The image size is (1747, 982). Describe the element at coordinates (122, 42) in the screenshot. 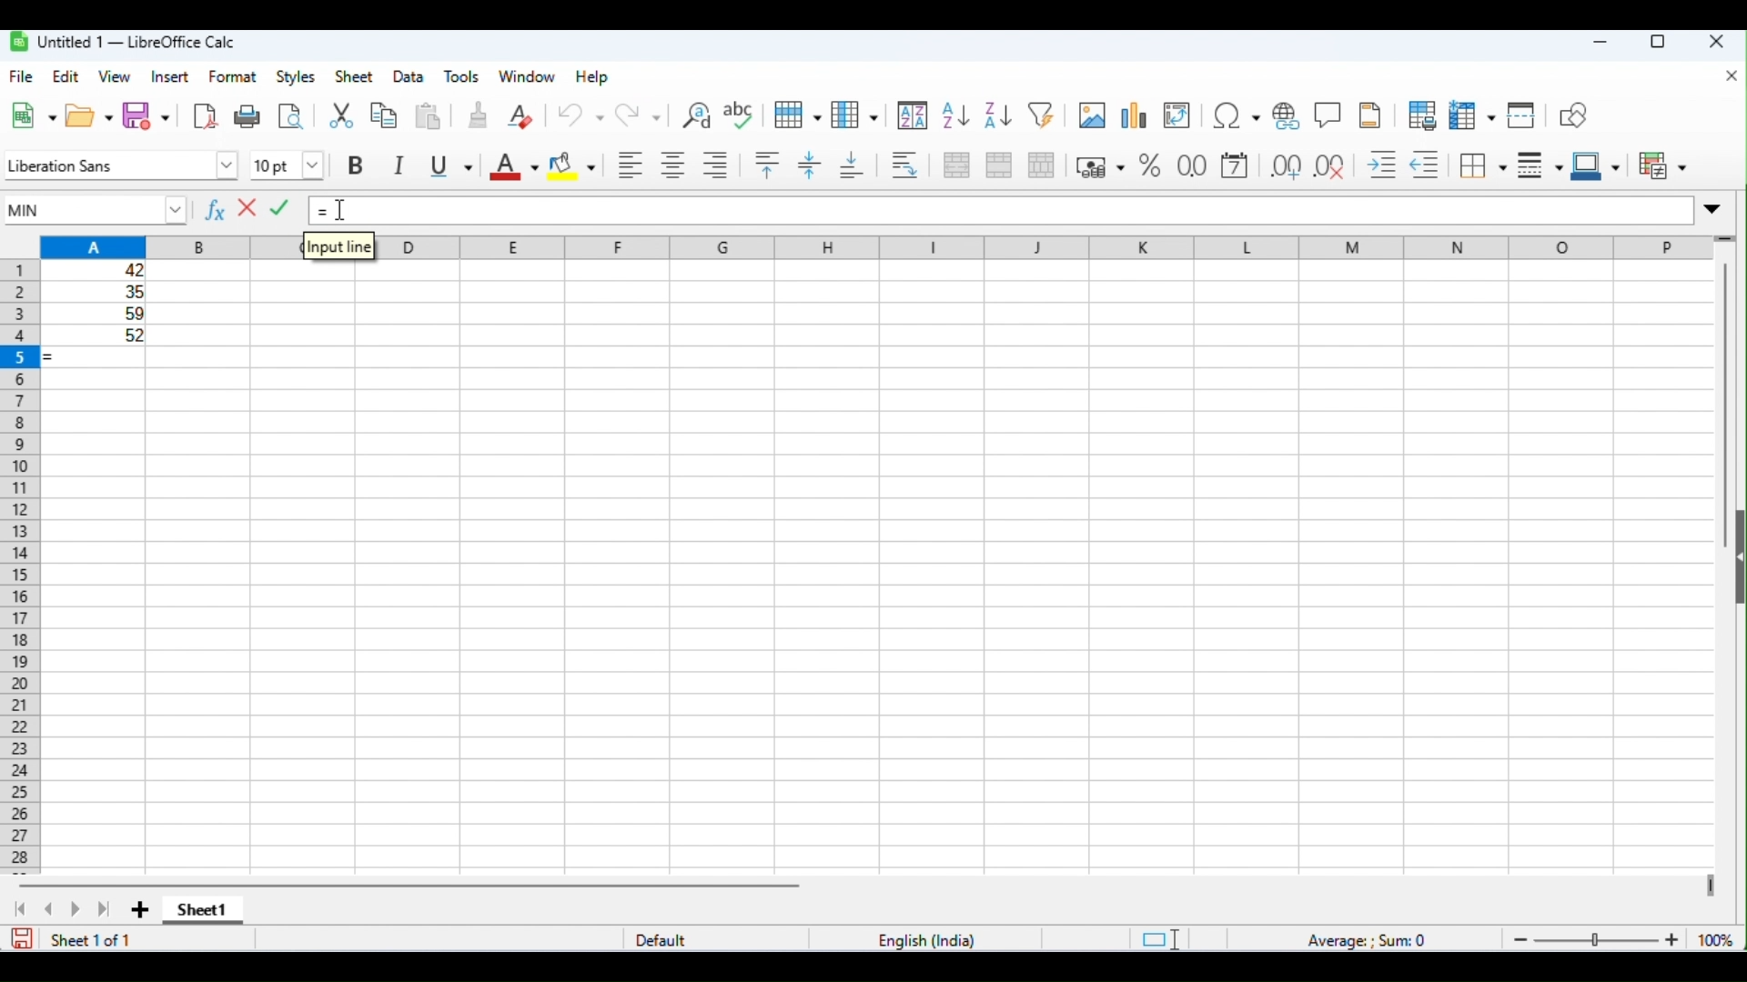

I see `untitle1-libreoffice calc` at that location.